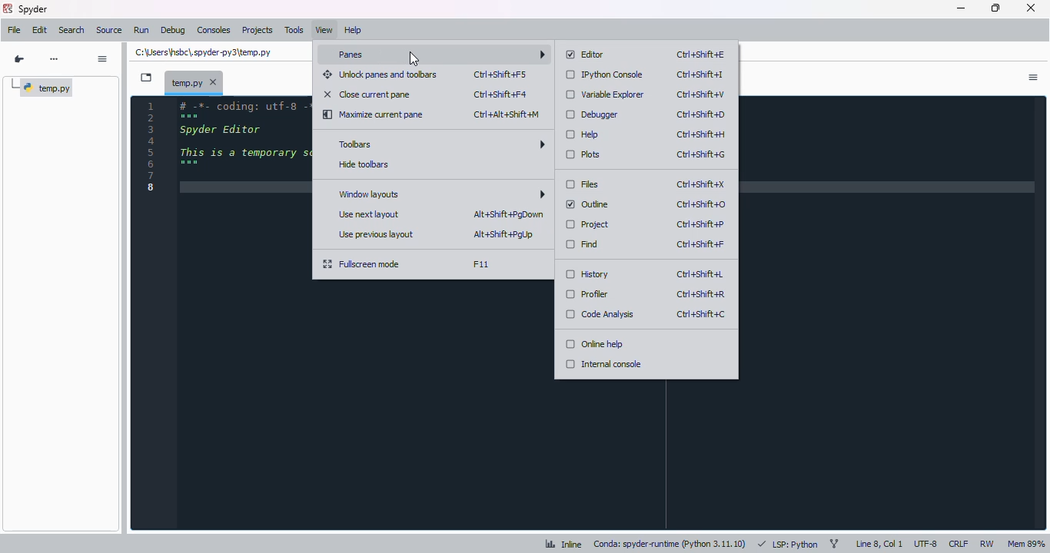 This screenshot has height=553, width=1050. What do you see at coordinates (61, 319) in the screenshot?
I see `outline explorer panel` at bounding box center [61, 319].